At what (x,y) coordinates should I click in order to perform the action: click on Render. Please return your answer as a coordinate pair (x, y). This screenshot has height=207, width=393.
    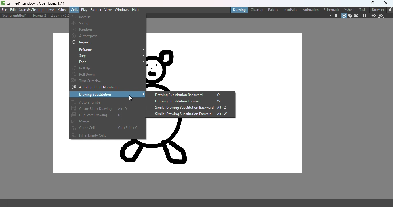
    Looking at the image, I should click on (96, 9).